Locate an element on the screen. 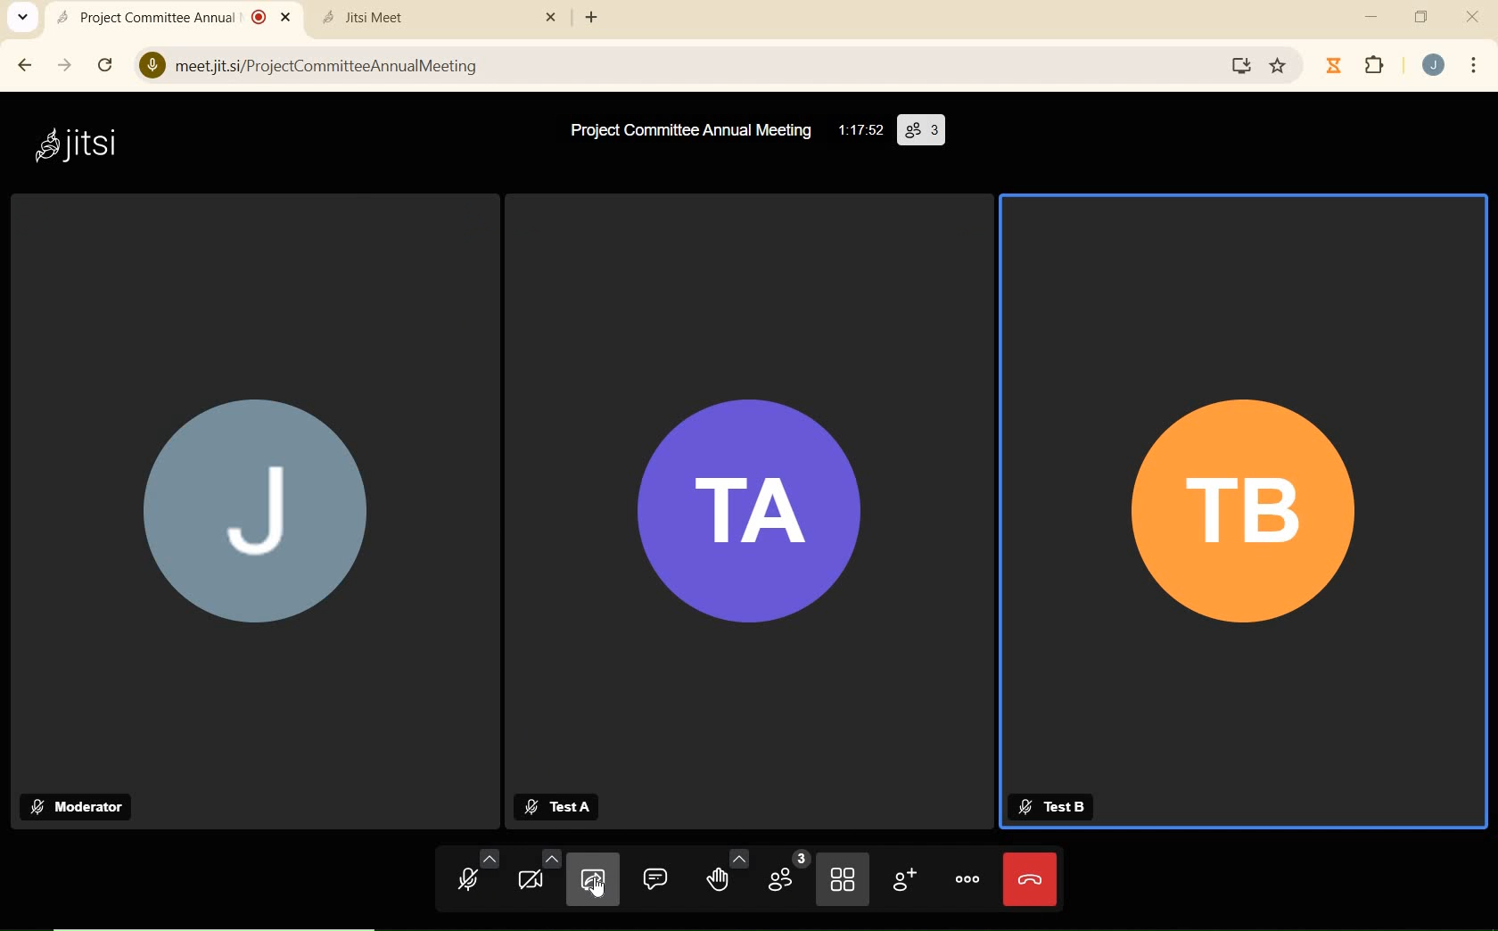 The image size is (1498, 931). Jitsi Meet is located at coordinates (438, 18).